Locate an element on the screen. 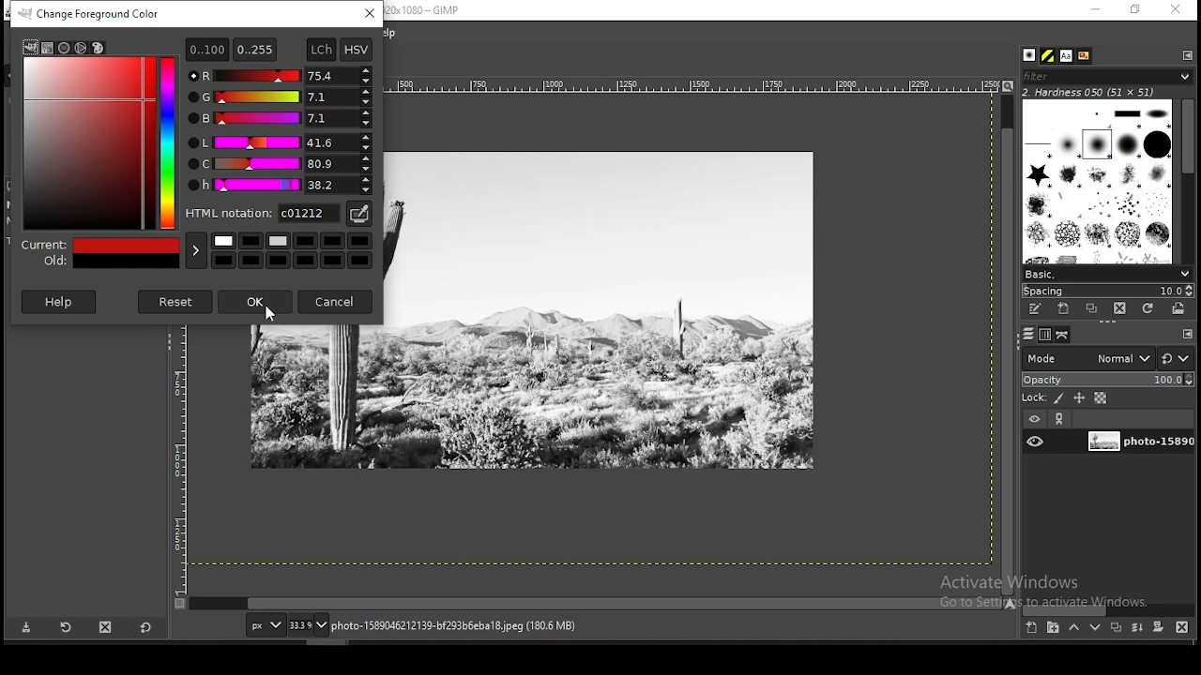 Image resolution: width=1201 pixels, height=675 pixels. 0..100 is located at coordinates (206, 50).